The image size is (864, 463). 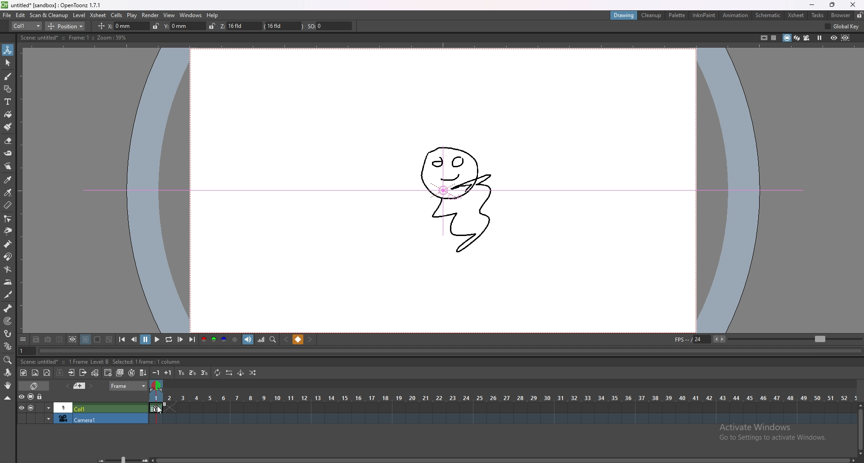 I want to click on erase, so click(x=8, y=141).